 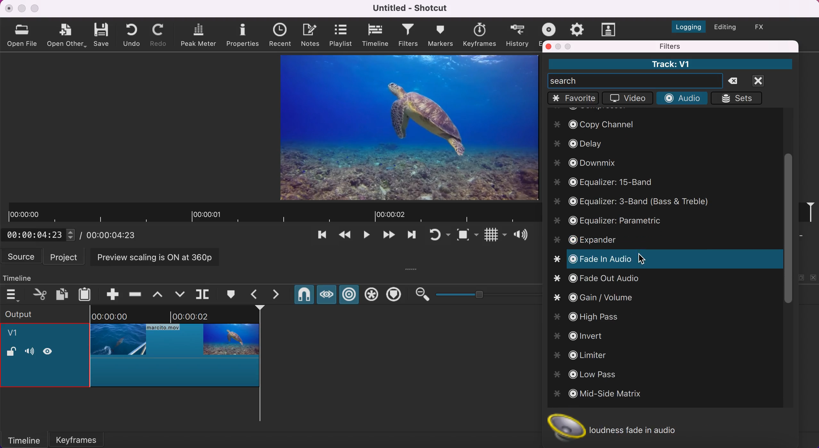 I want to click on undo, so click(x=134, y=34).